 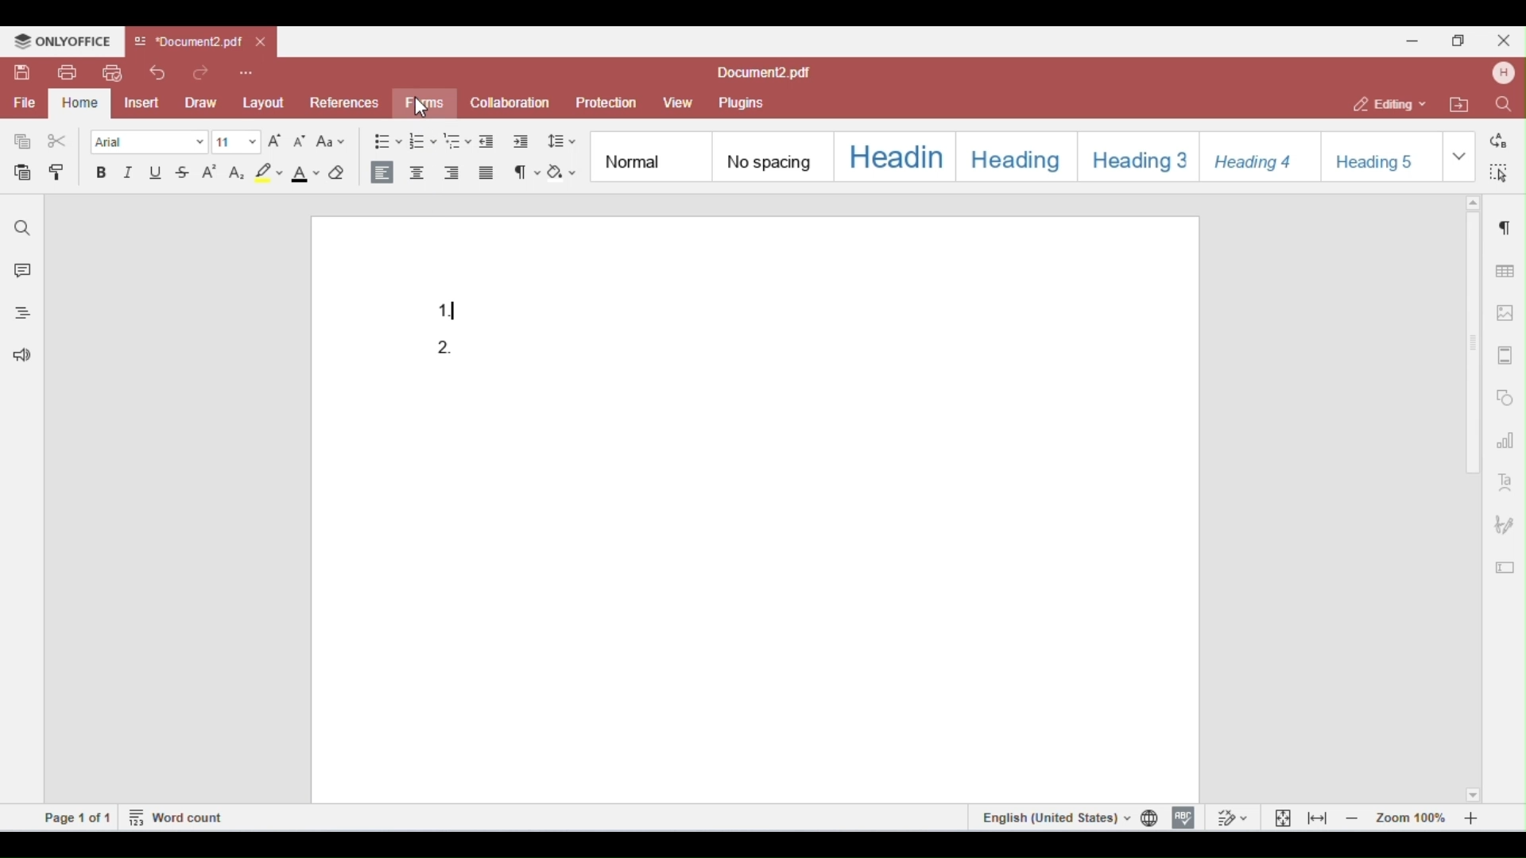 What do you see at coordinates (607, 103) in the screenshot?
I see `protection` at bounding box center [607, 103].